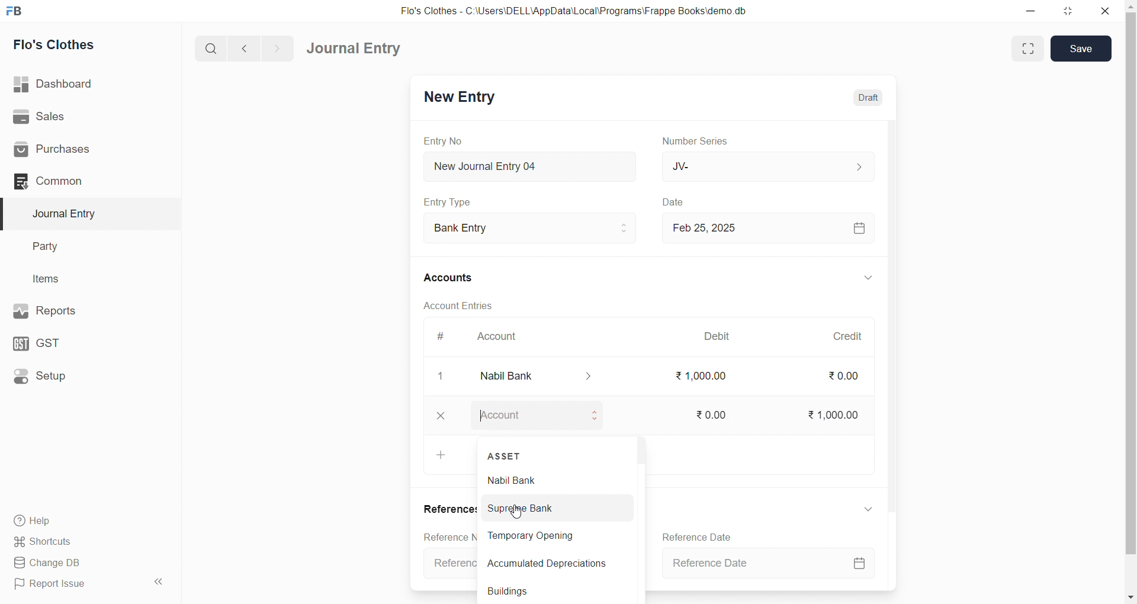  What do you see at coordinates (697, 536) in the screenshot?
I see `Reference Date` at bounding box center [697, 536].